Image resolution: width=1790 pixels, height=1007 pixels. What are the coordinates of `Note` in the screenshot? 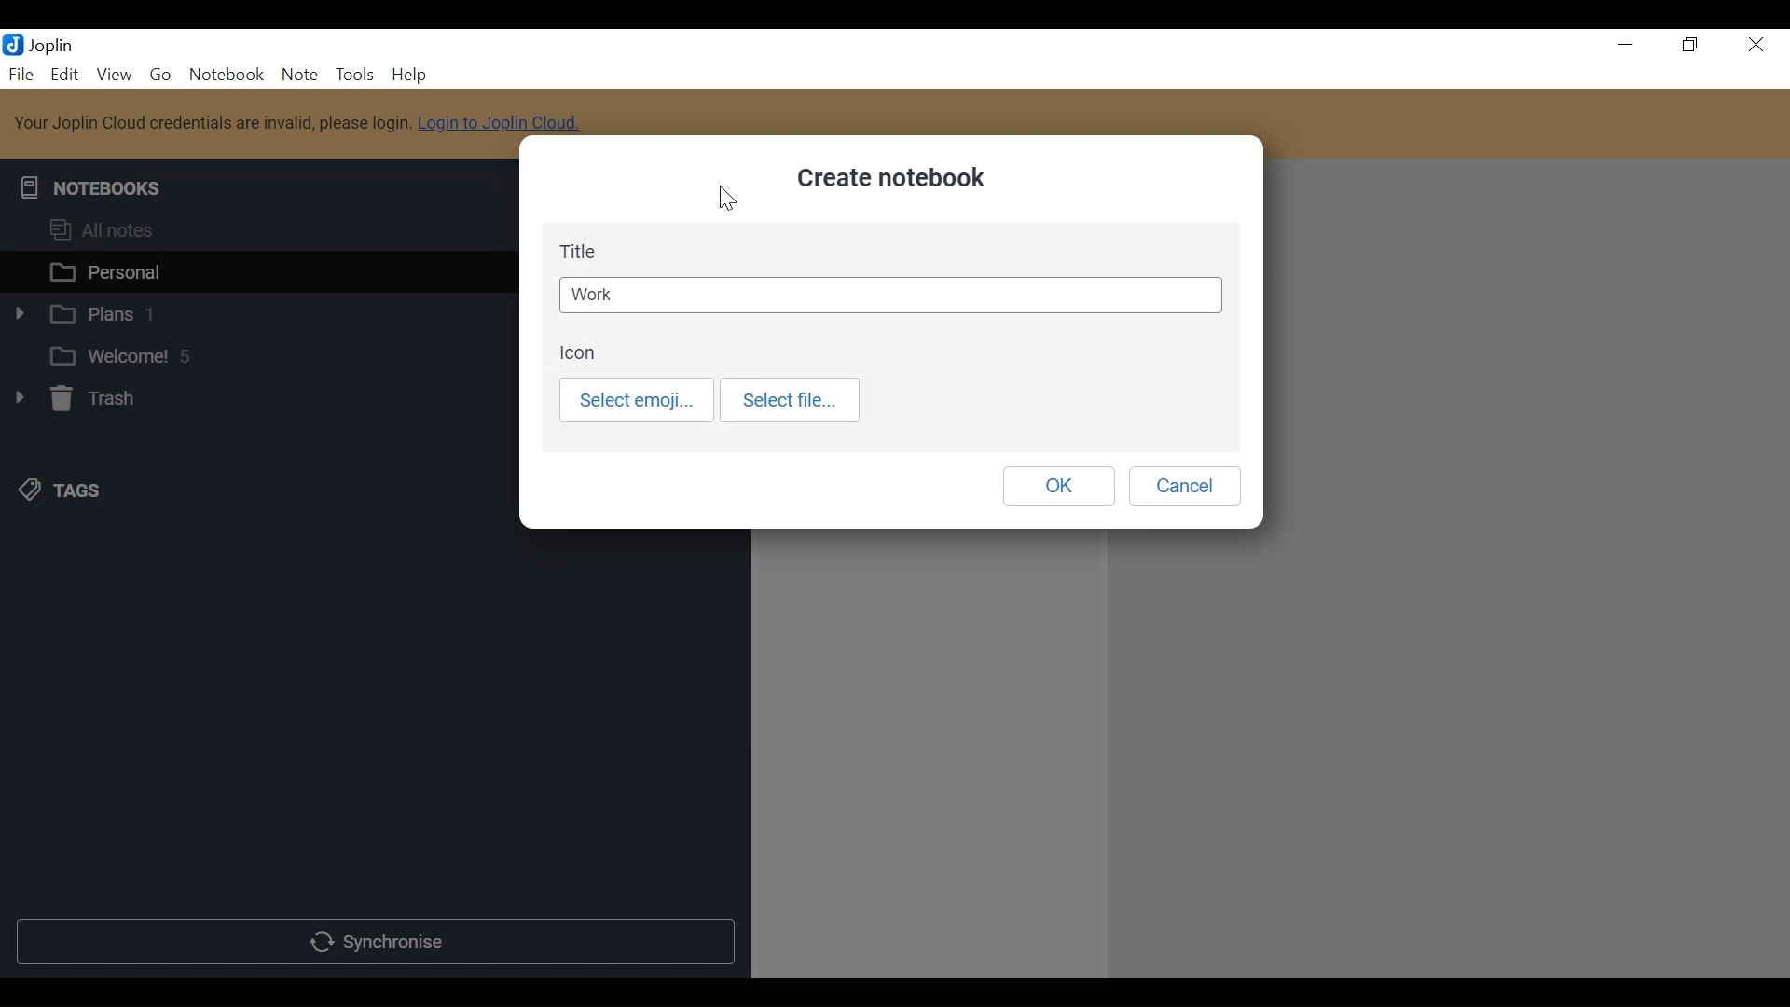 It's located at (299, 74).